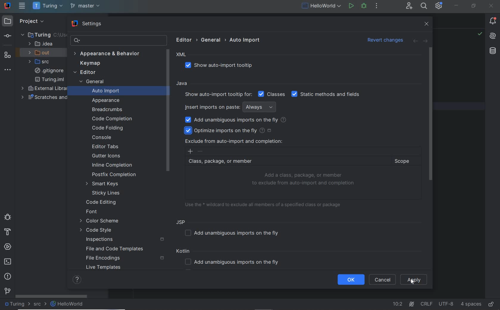 The width and height of the screenshot is (500, 310). I want to click on LINE SEPARATOR, so click(427, 303).